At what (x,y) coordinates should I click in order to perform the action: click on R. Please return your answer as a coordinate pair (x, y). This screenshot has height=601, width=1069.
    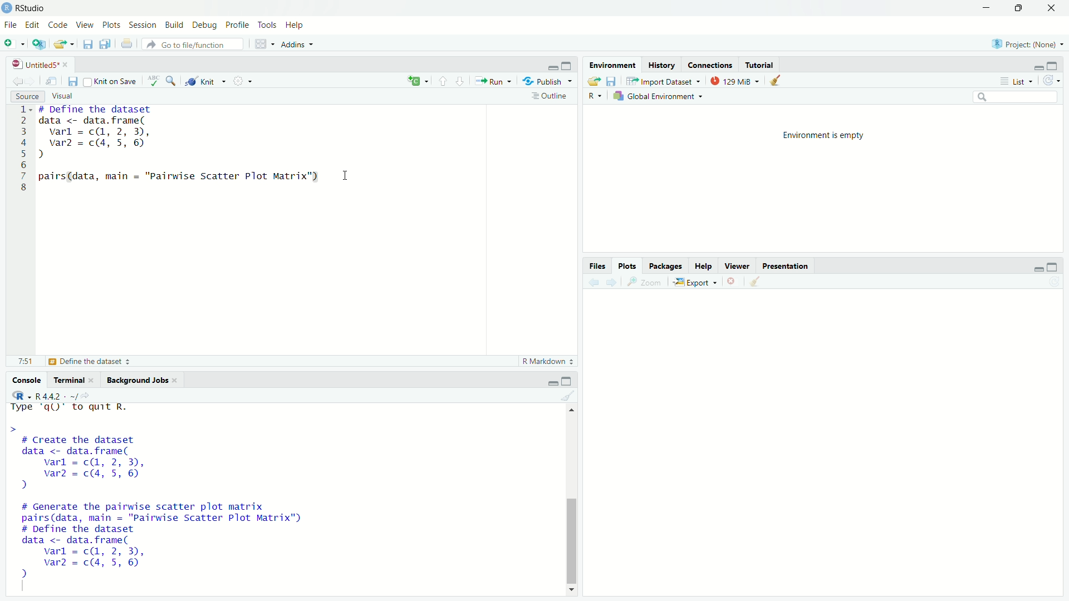
    Looking at the image, I should click on (19, 395).